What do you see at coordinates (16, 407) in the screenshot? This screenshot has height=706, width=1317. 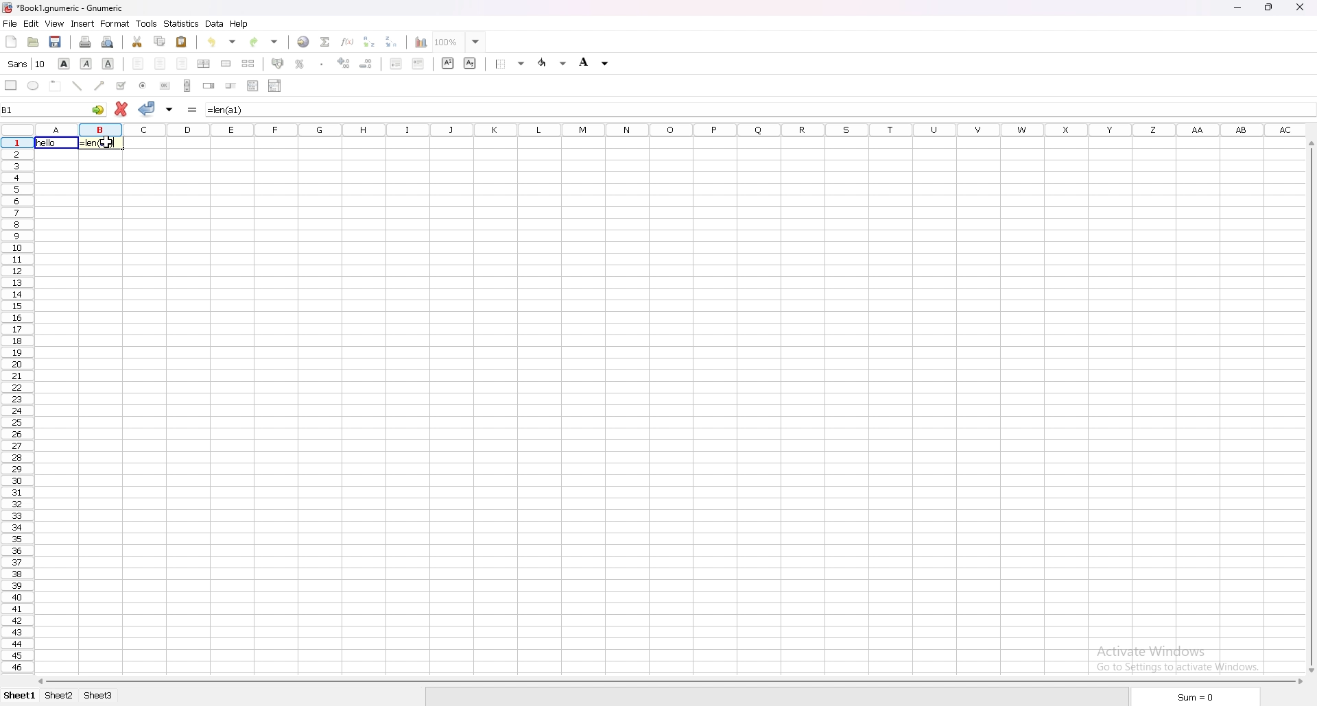 I see `row` at bounding box center [16, 407].